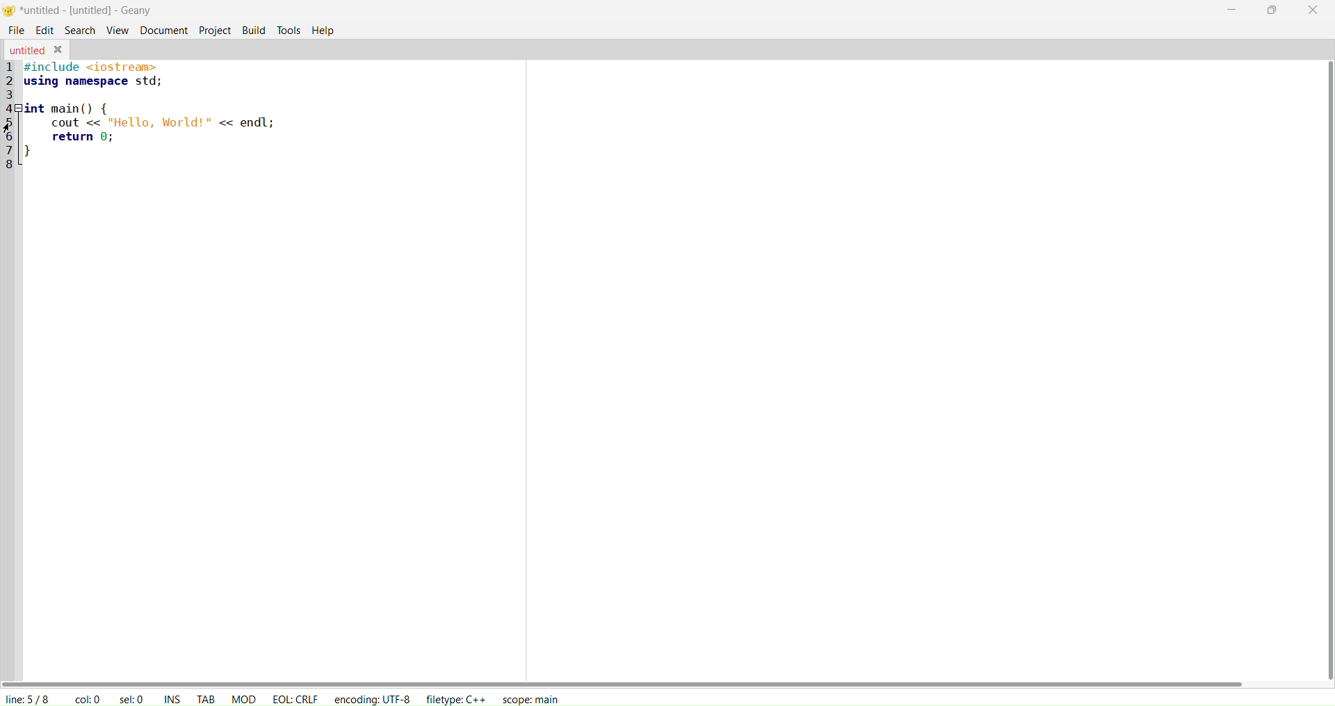  Describe the element at coordinates (1231, 10) in the screenshot. I see `minimize` at that location.